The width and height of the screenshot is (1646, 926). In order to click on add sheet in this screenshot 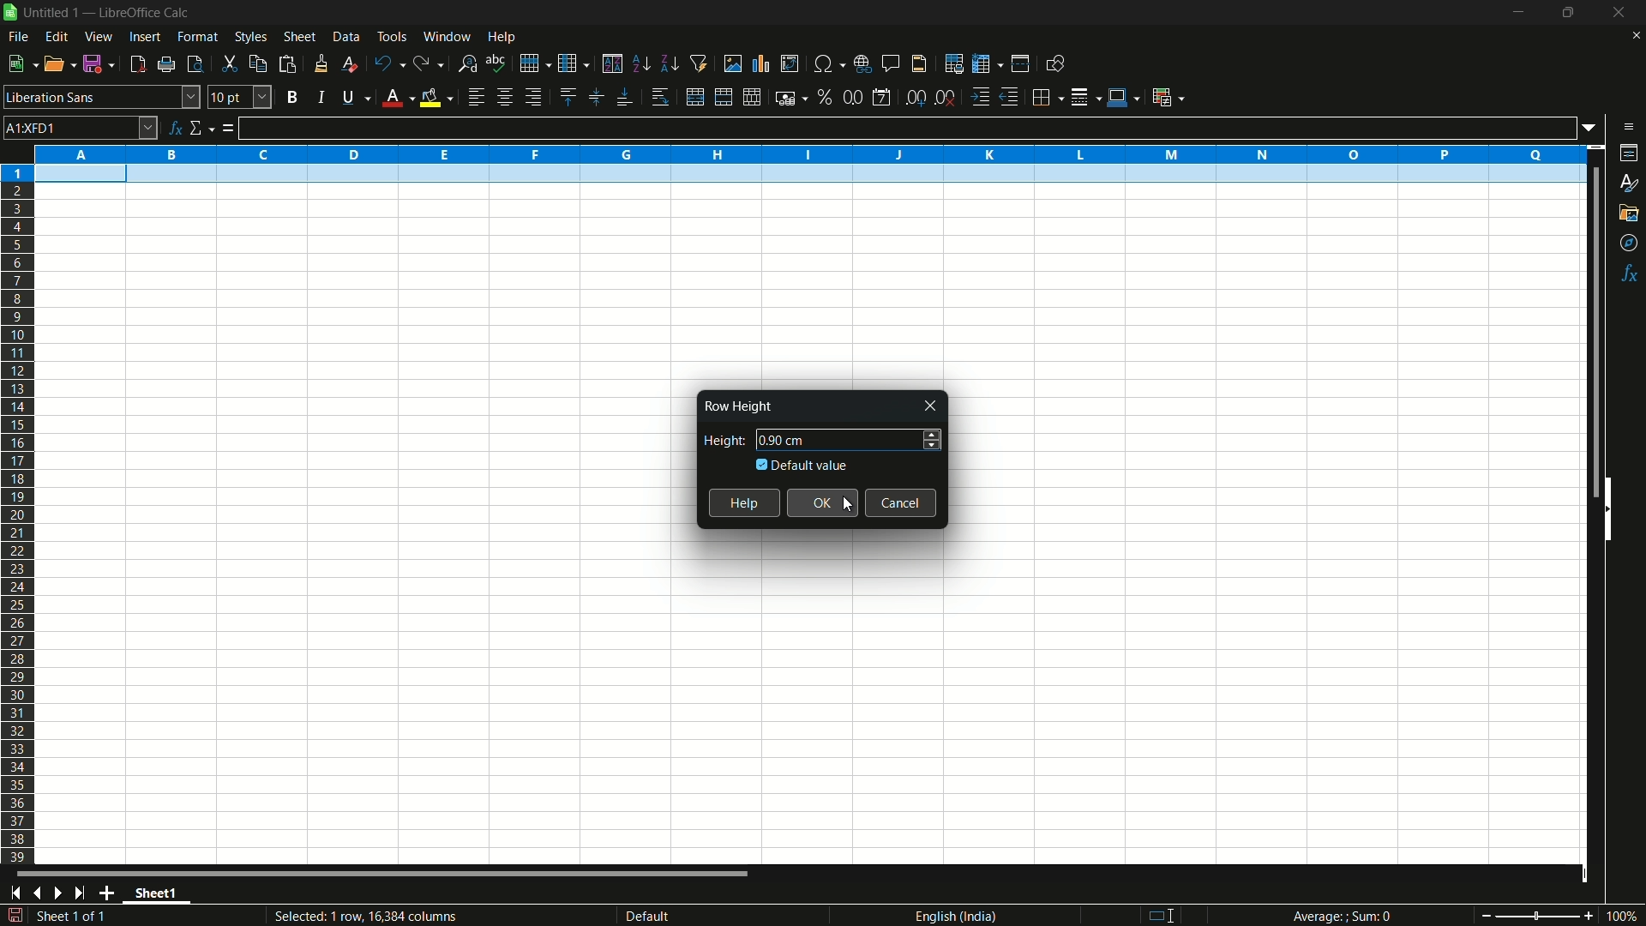, I will do `click(111, 893)`.